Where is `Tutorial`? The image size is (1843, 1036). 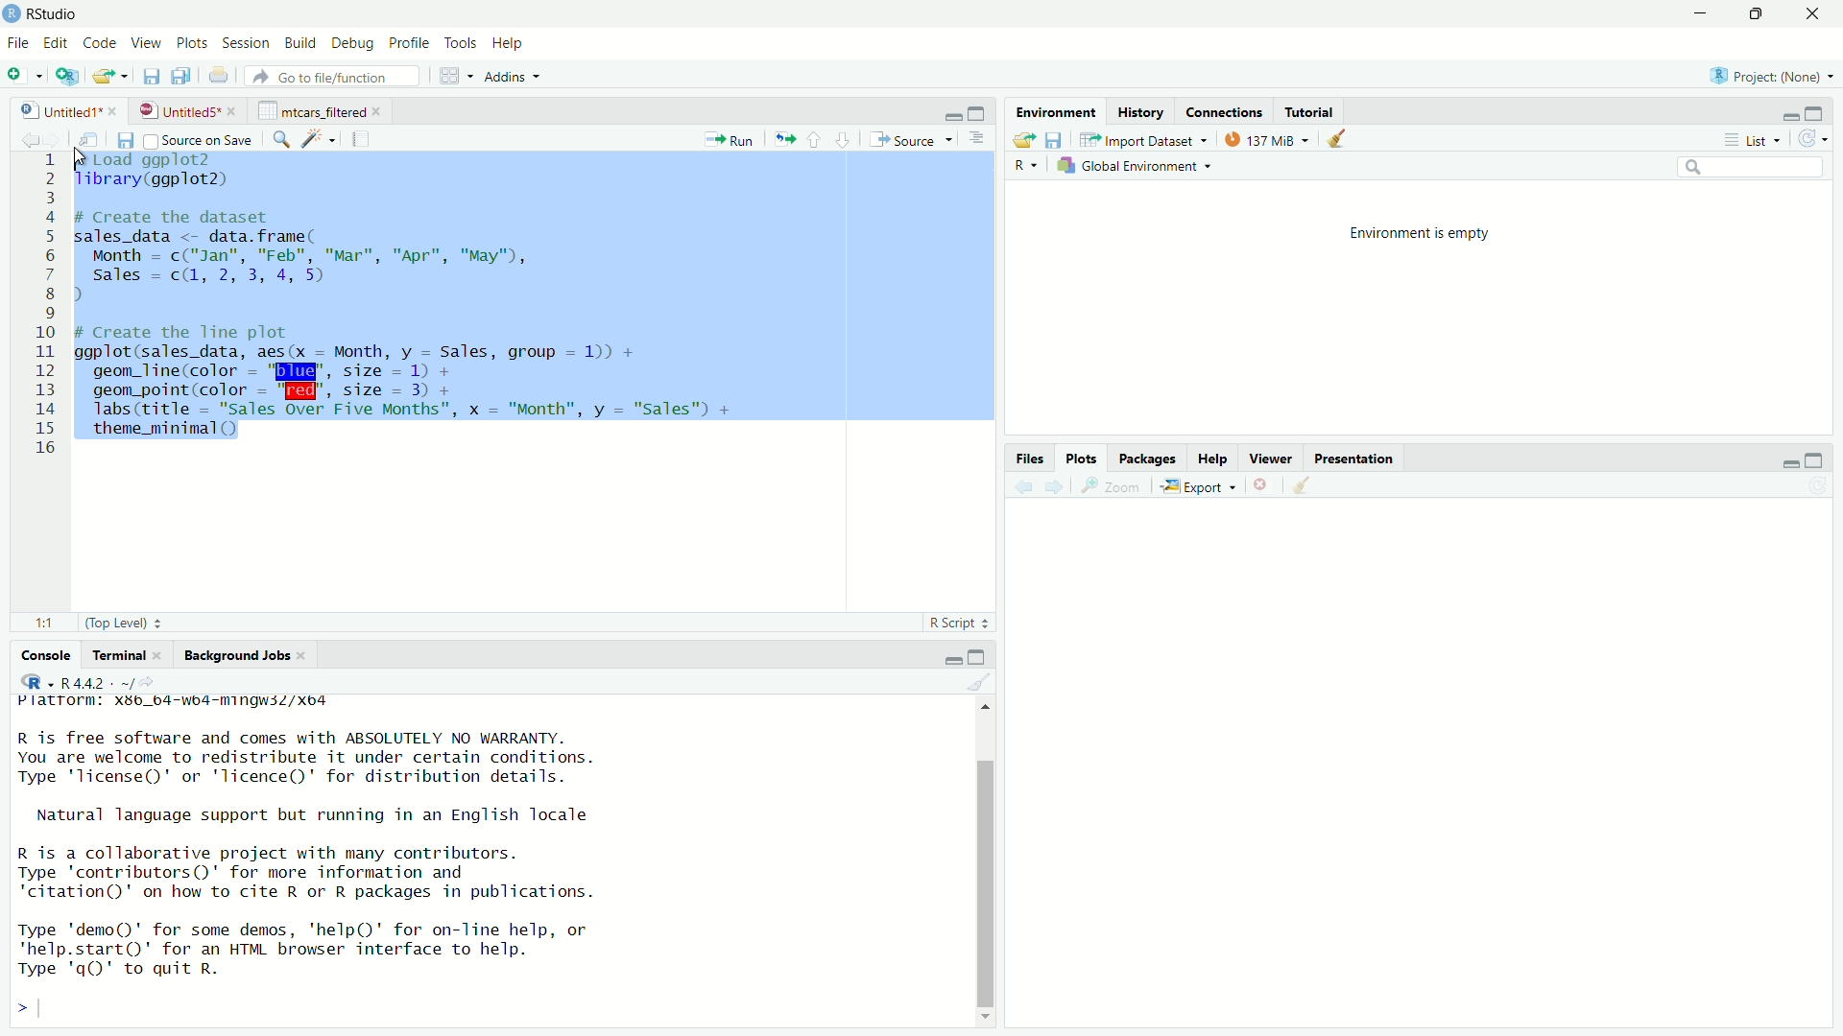
Tutorial is located at coordinates (1310, 112).